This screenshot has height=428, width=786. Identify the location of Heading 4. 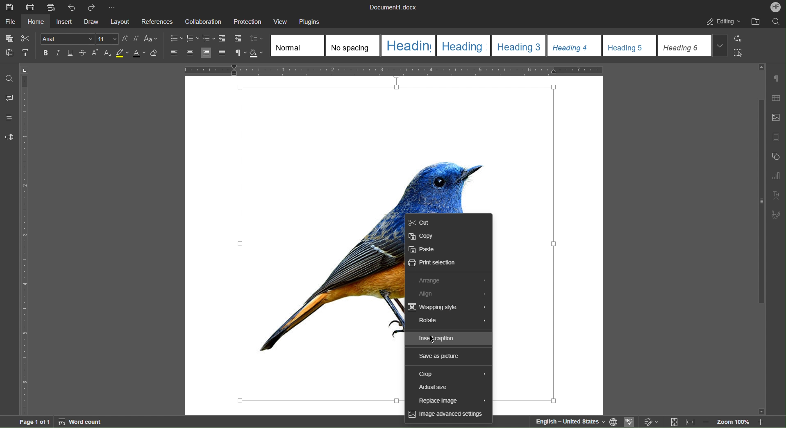
(574, 45).